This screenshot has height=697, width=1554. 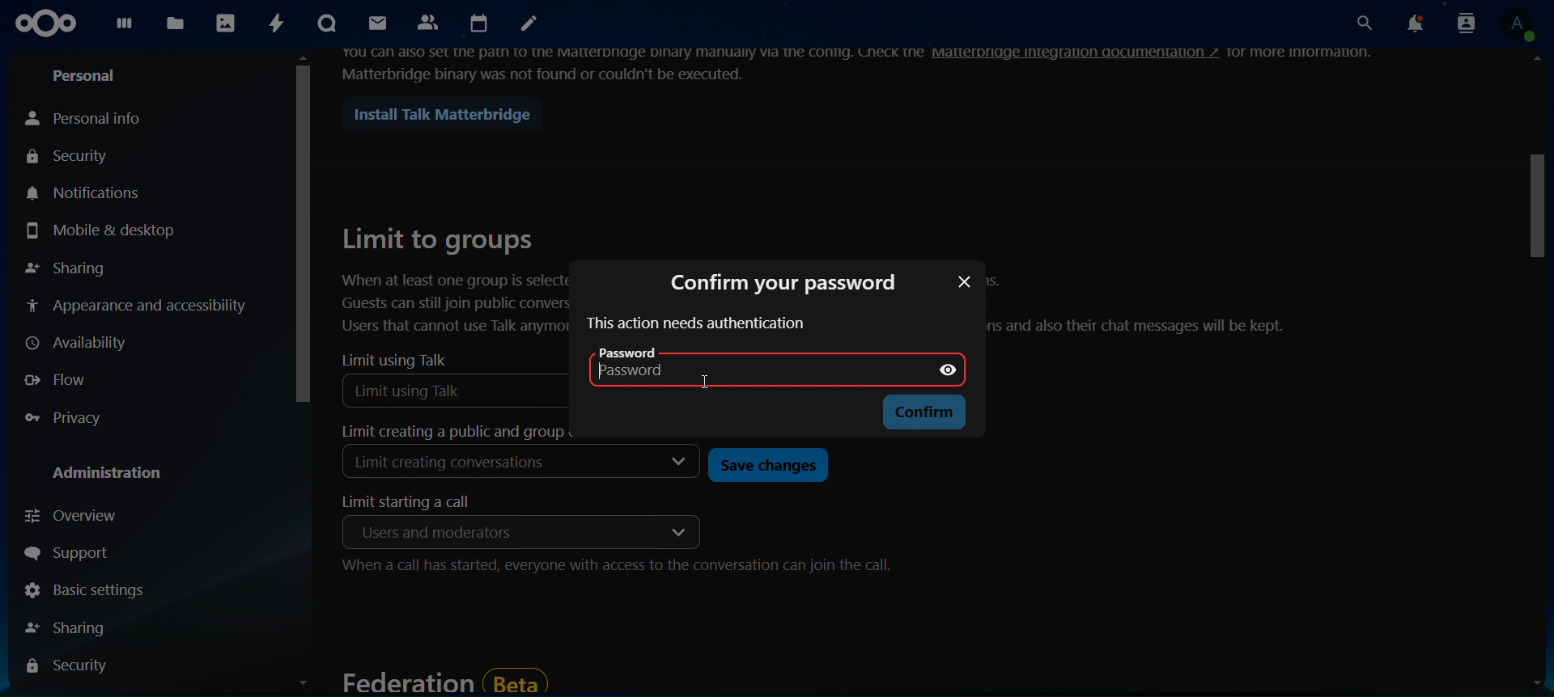 I want to click on input password, so click(x=735, y=376).